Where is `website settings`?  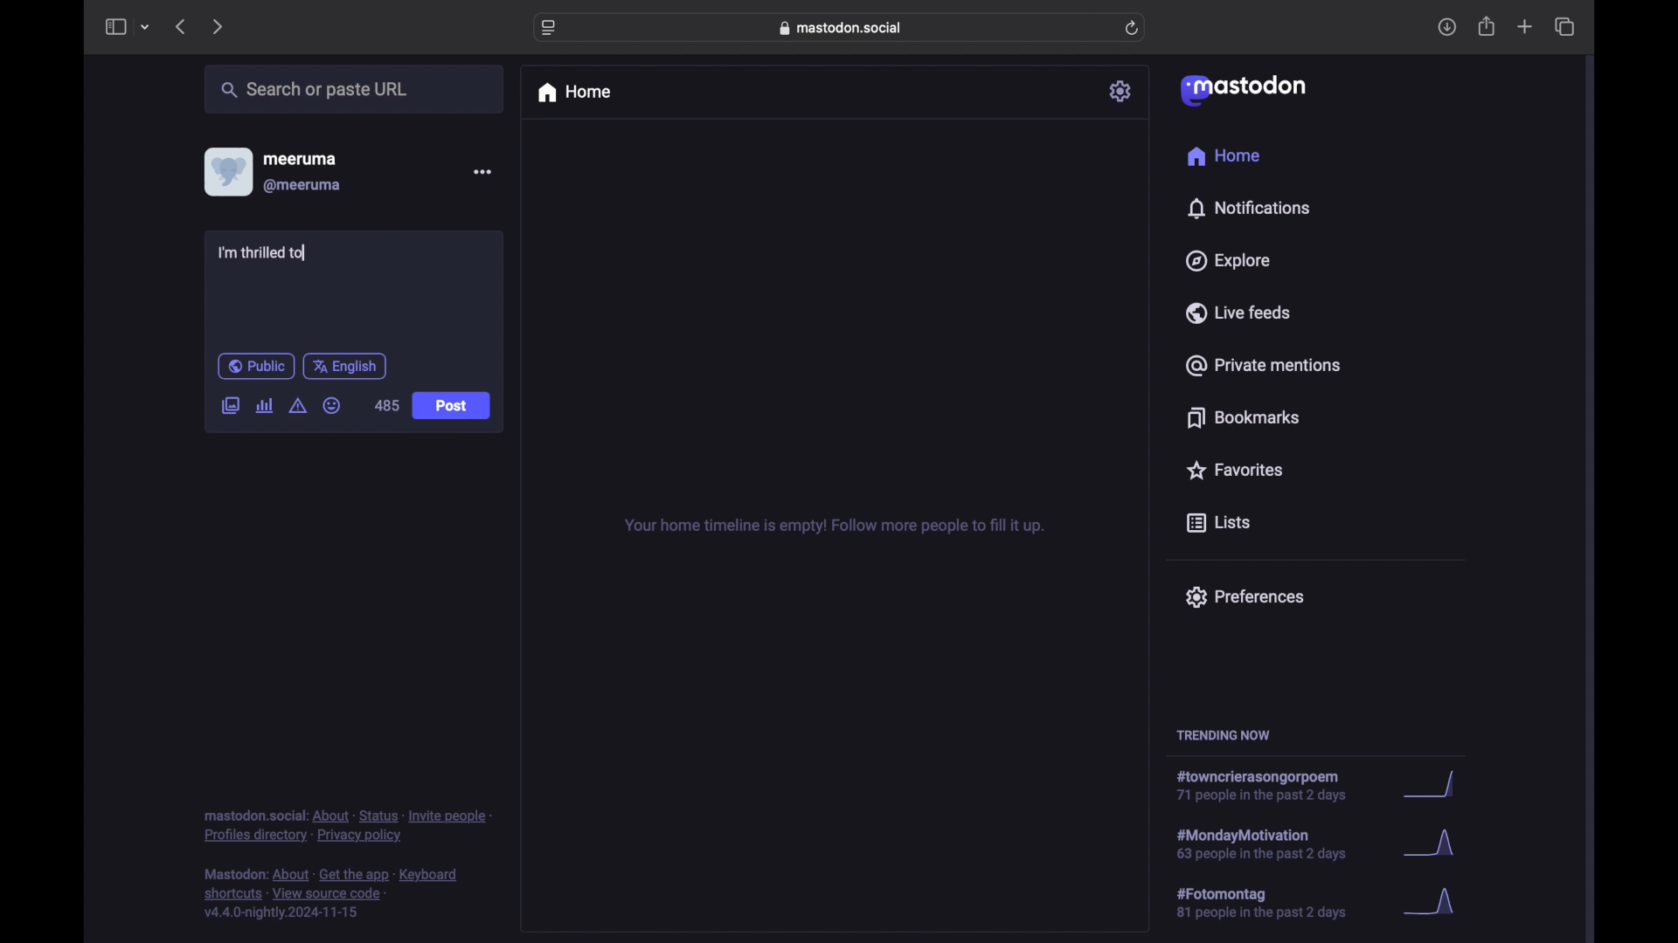
website settings is located at coordinates (549, 29).